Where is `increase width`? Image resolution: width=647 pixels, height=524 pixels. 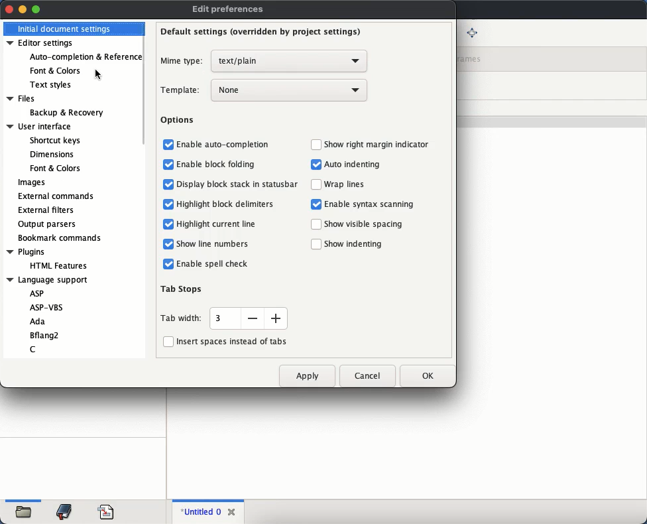 increase width is located at coordinates (276, 318).